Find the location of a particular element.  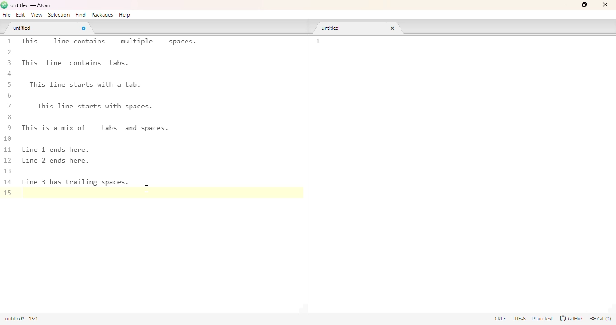

line number is located at coordinates (318, 42).